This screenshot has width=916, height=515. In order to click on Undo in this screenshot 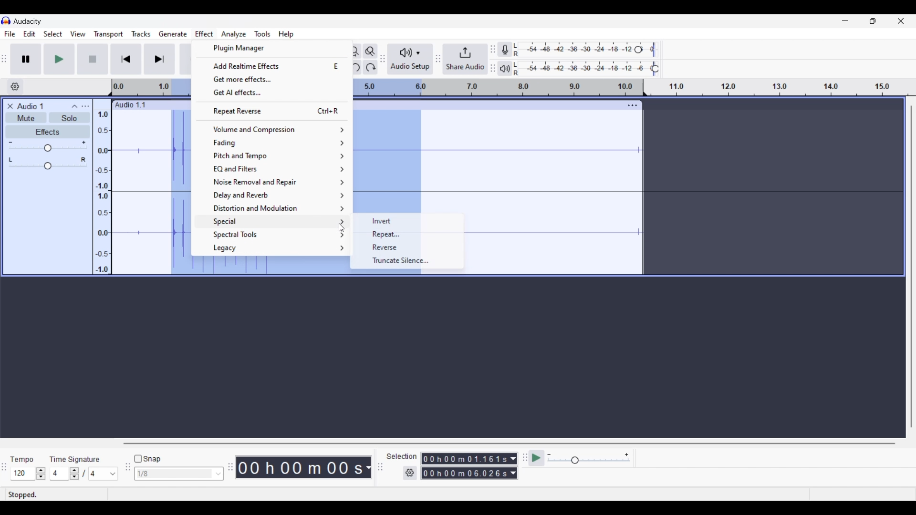, I will do `click(354, 67)`.